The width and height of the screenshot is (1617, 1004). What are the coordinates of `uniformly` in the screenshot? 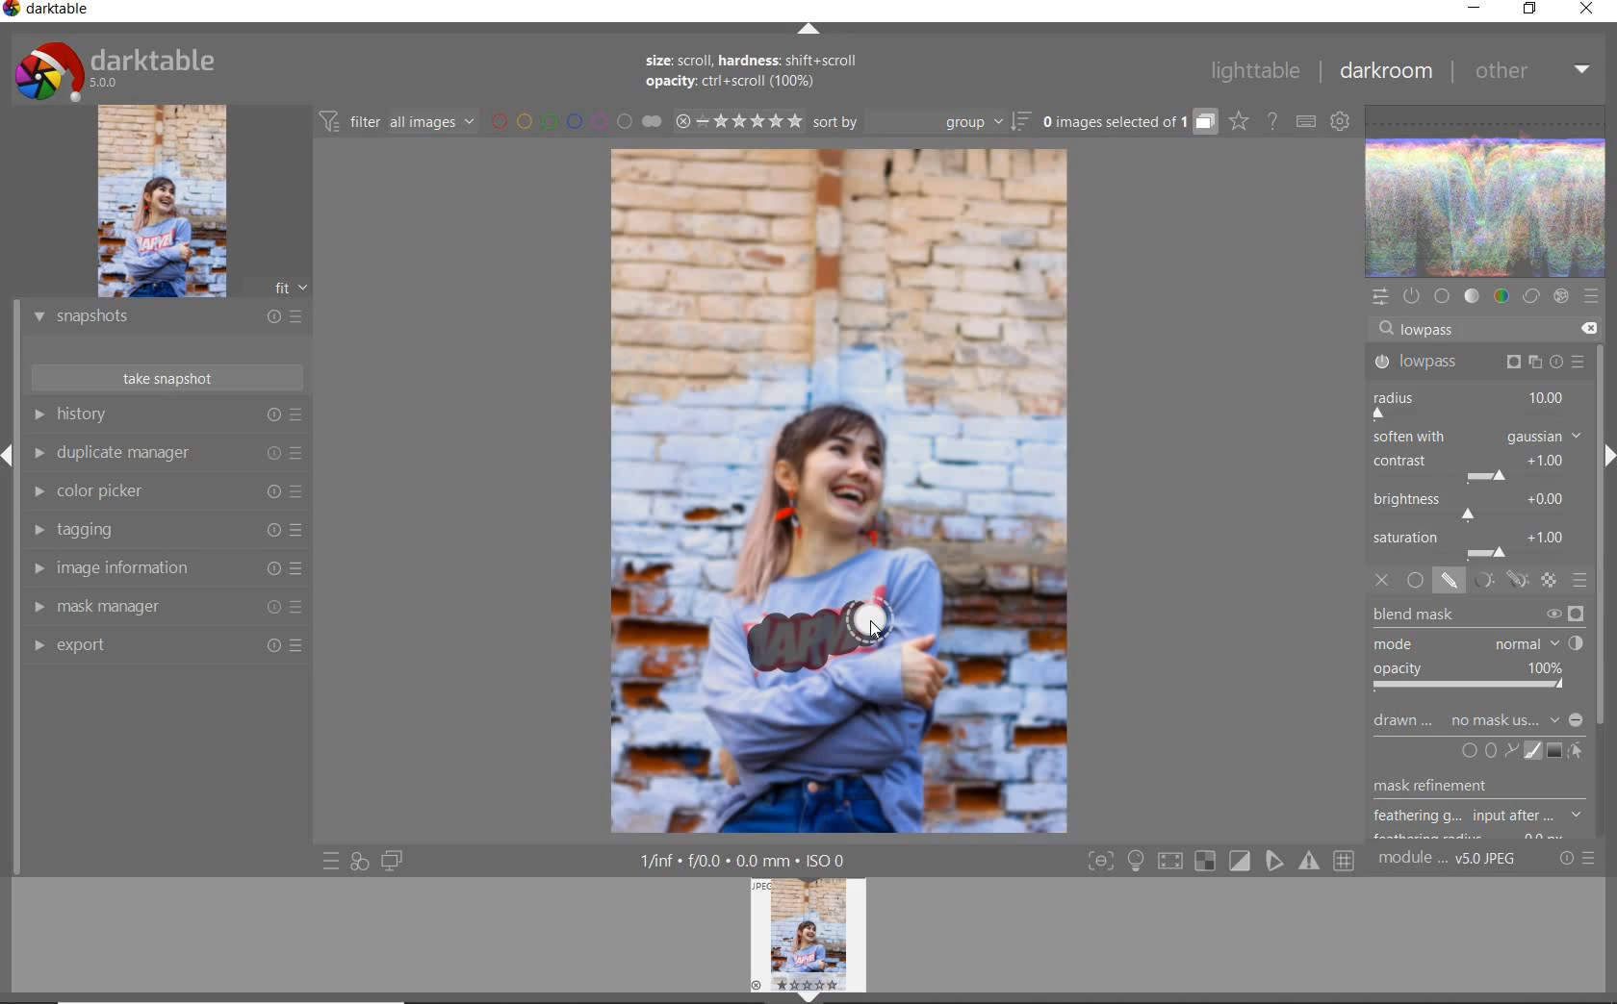 It's located at (1415, 581).